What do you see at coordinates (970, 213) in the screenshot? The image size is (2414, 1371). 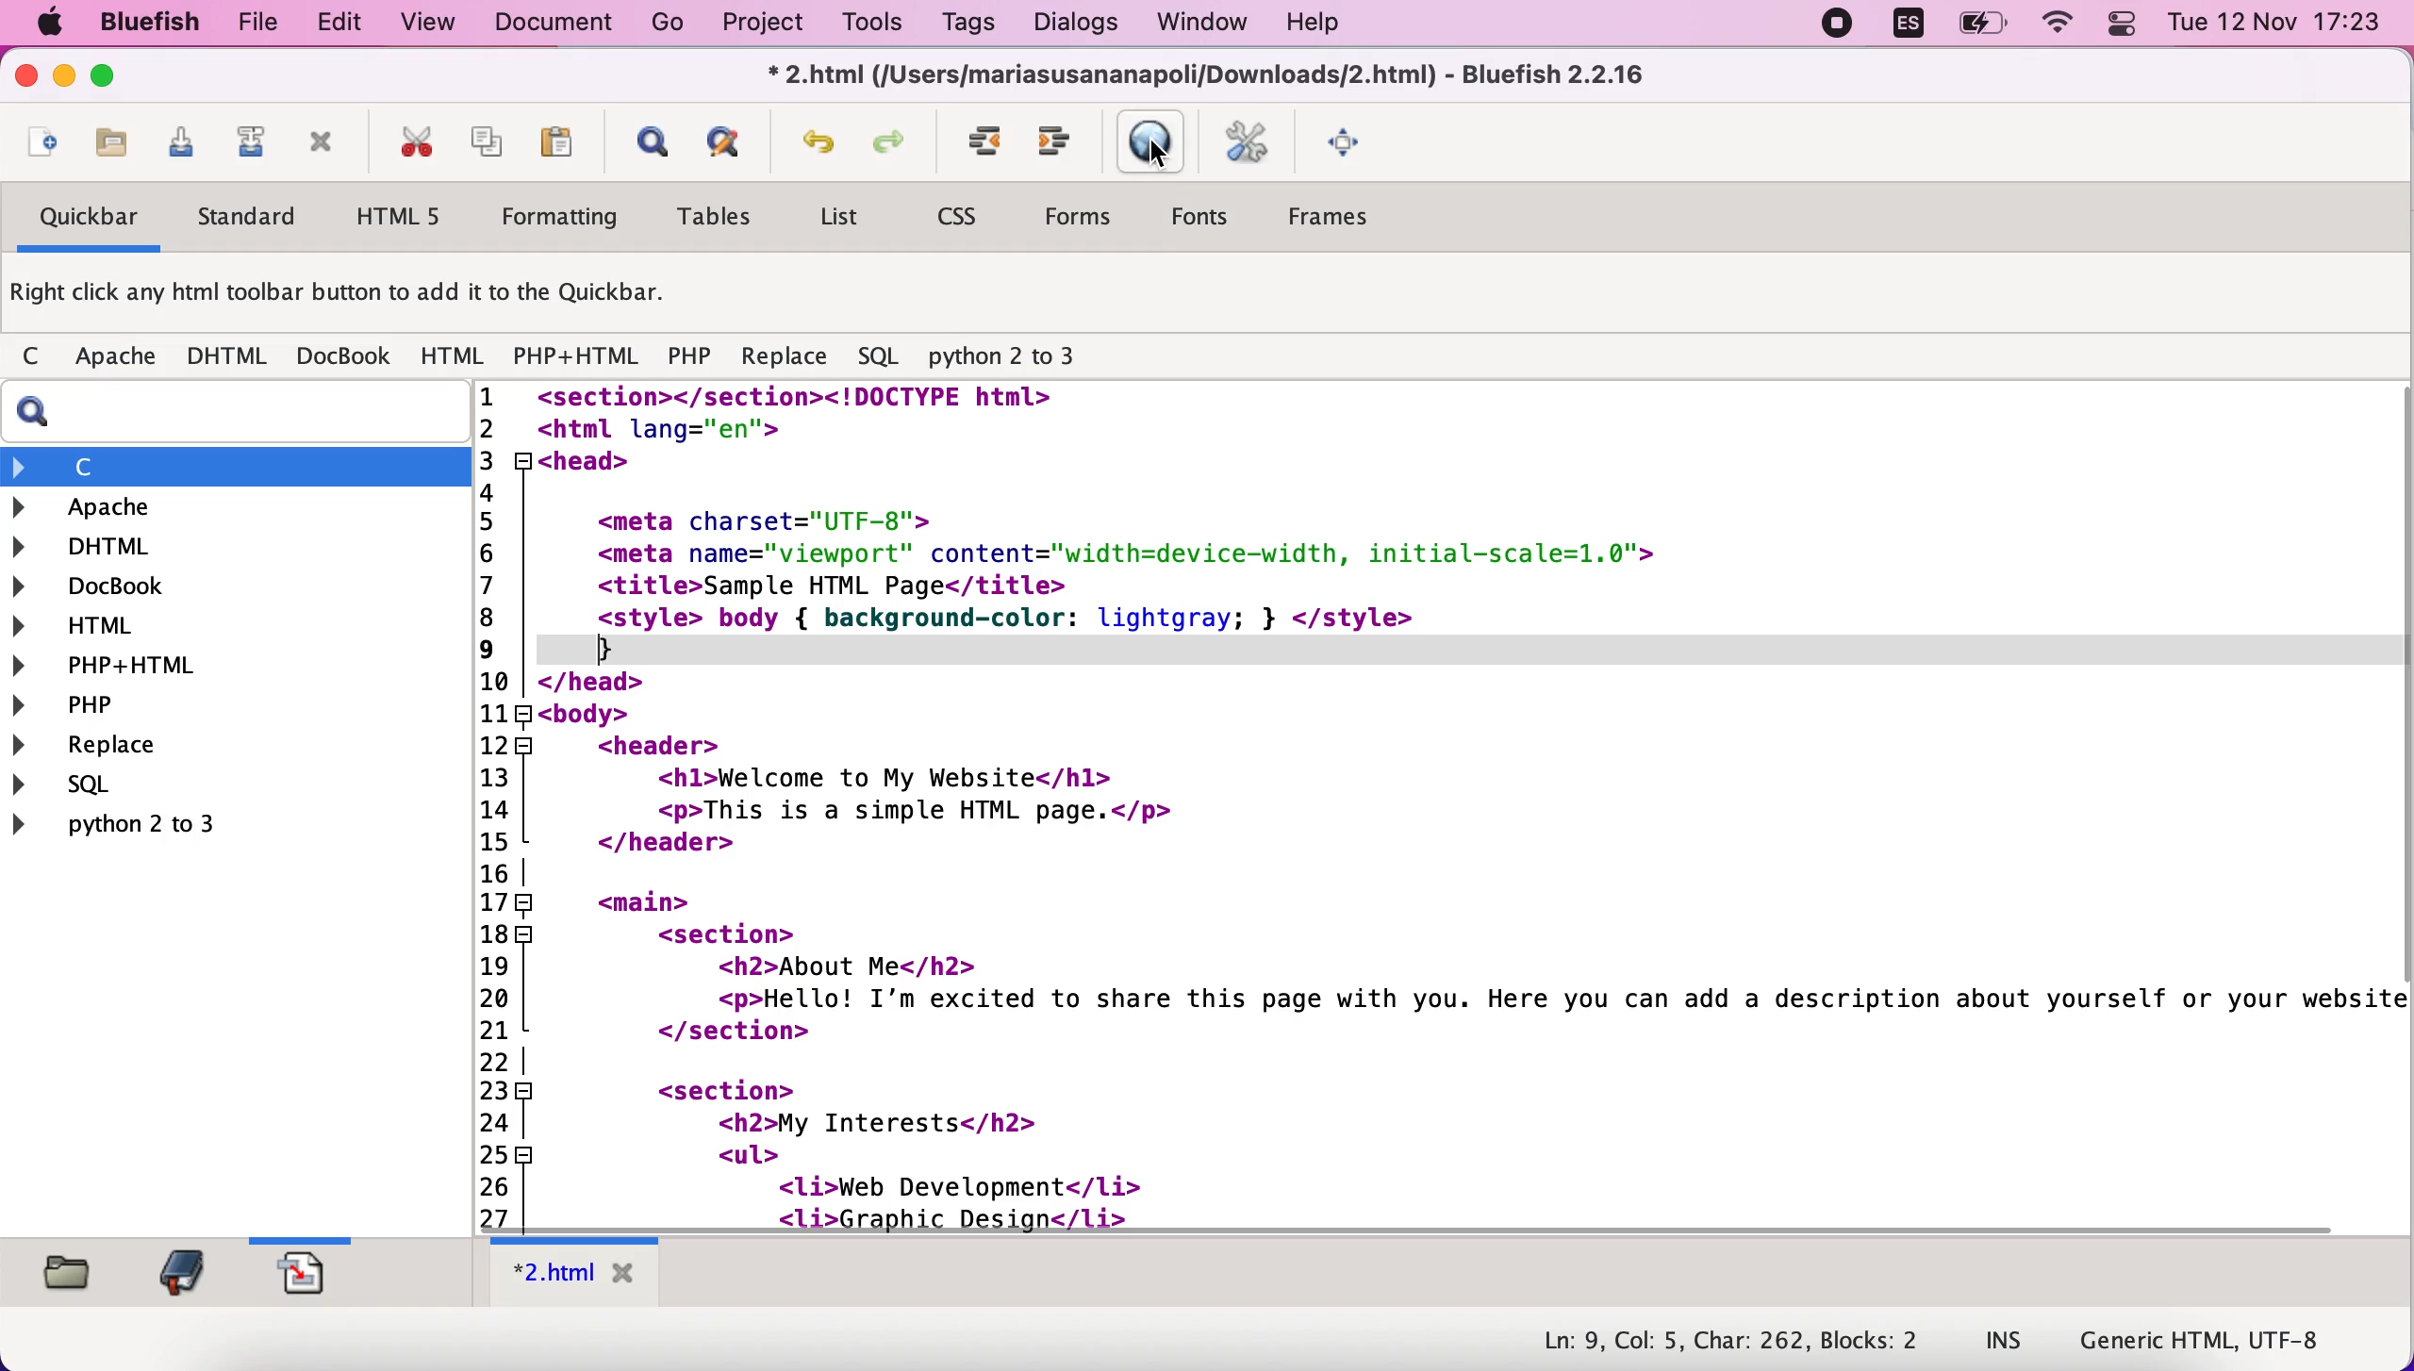 I see `css` at bounding box center [970, 213].